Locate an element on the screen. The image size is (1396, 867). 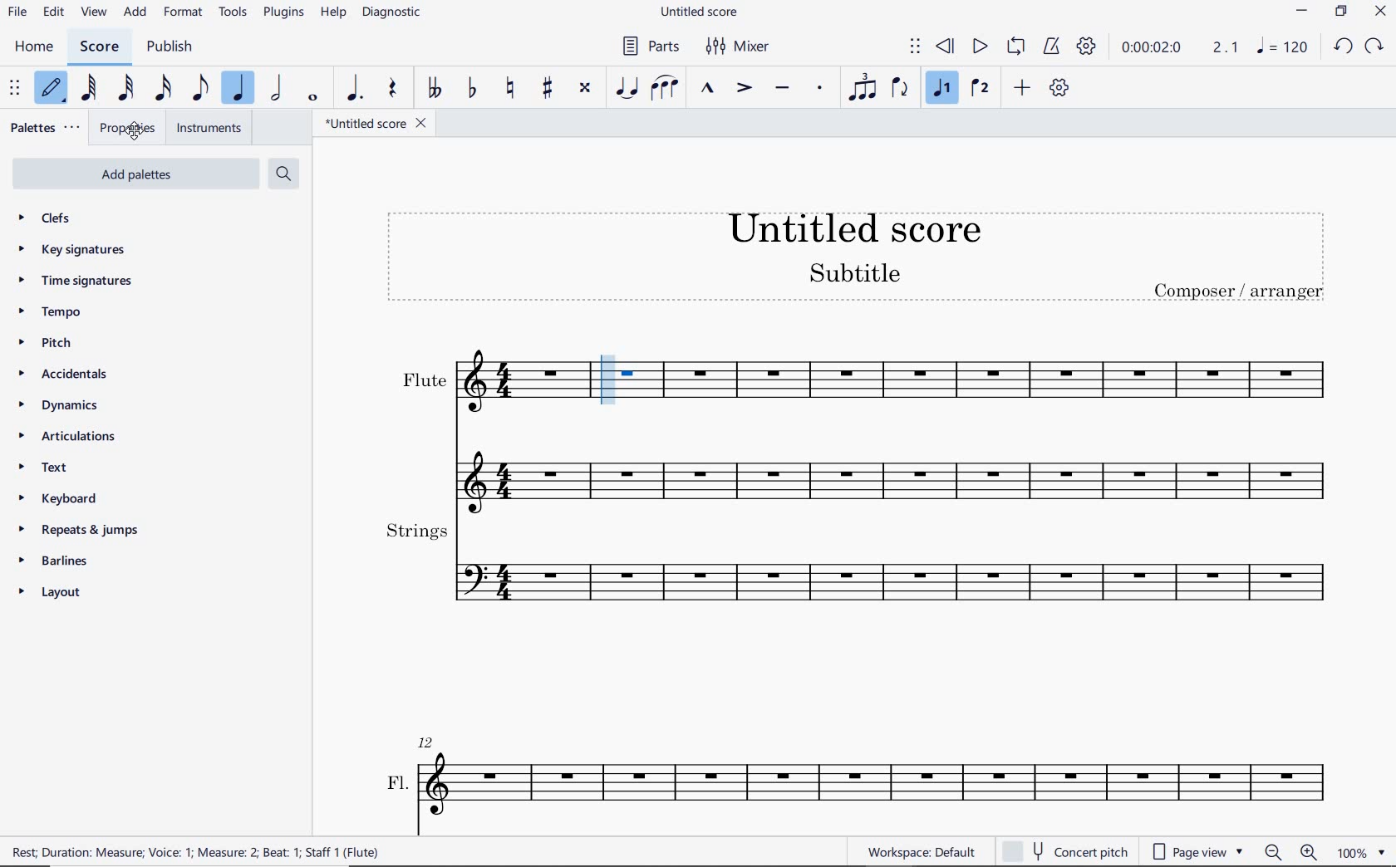
view is located at coordinates (91, 13).